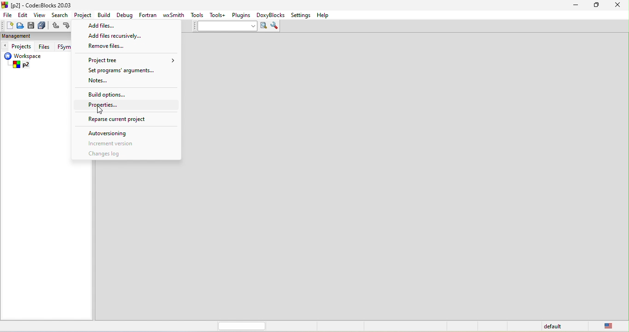  I want to click on cursor, so click(103, 111).